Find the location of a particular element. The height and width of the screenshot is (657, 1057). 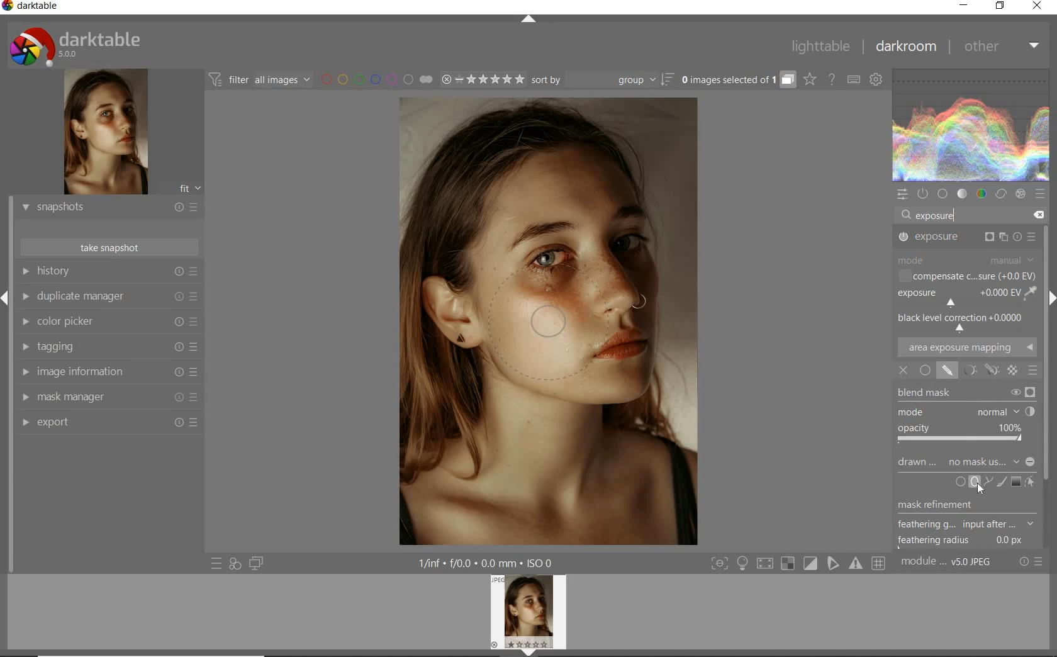

mask manager is located at coordinates (111, 397).